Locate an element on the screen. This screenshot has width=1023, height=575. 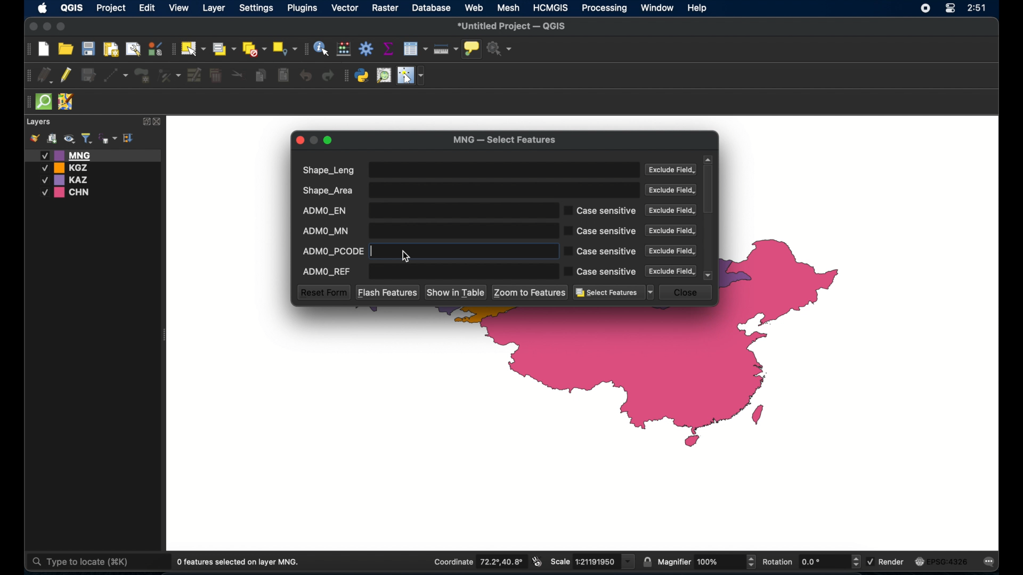
flash features is located at coordinates (387, 292).